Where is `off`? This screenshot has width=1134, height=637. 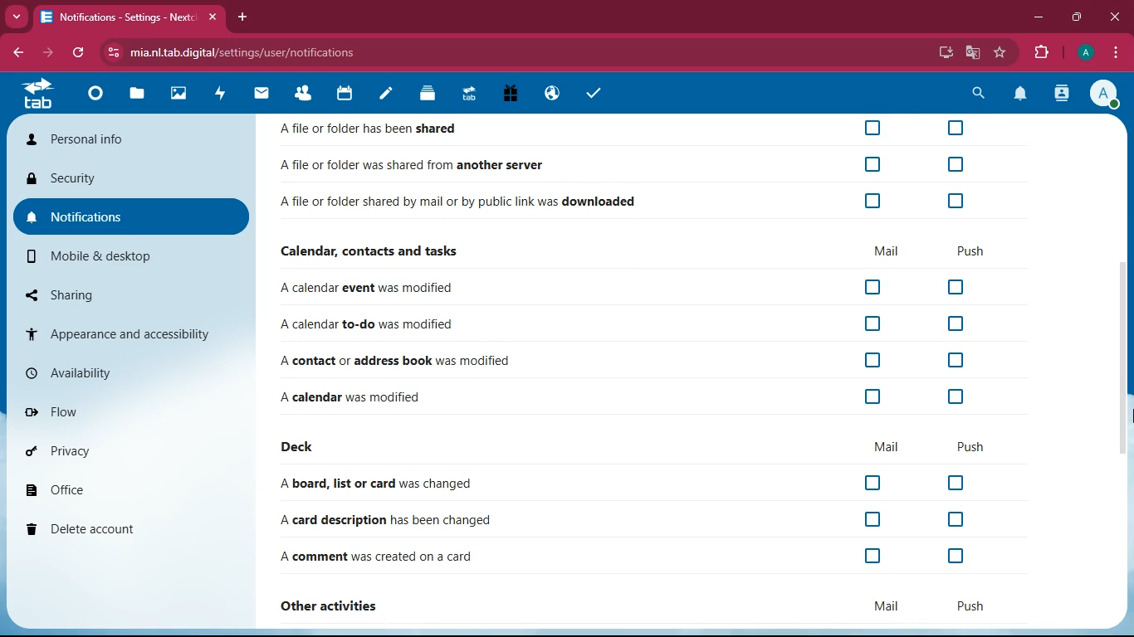
off is located at coordinates (877, 517).